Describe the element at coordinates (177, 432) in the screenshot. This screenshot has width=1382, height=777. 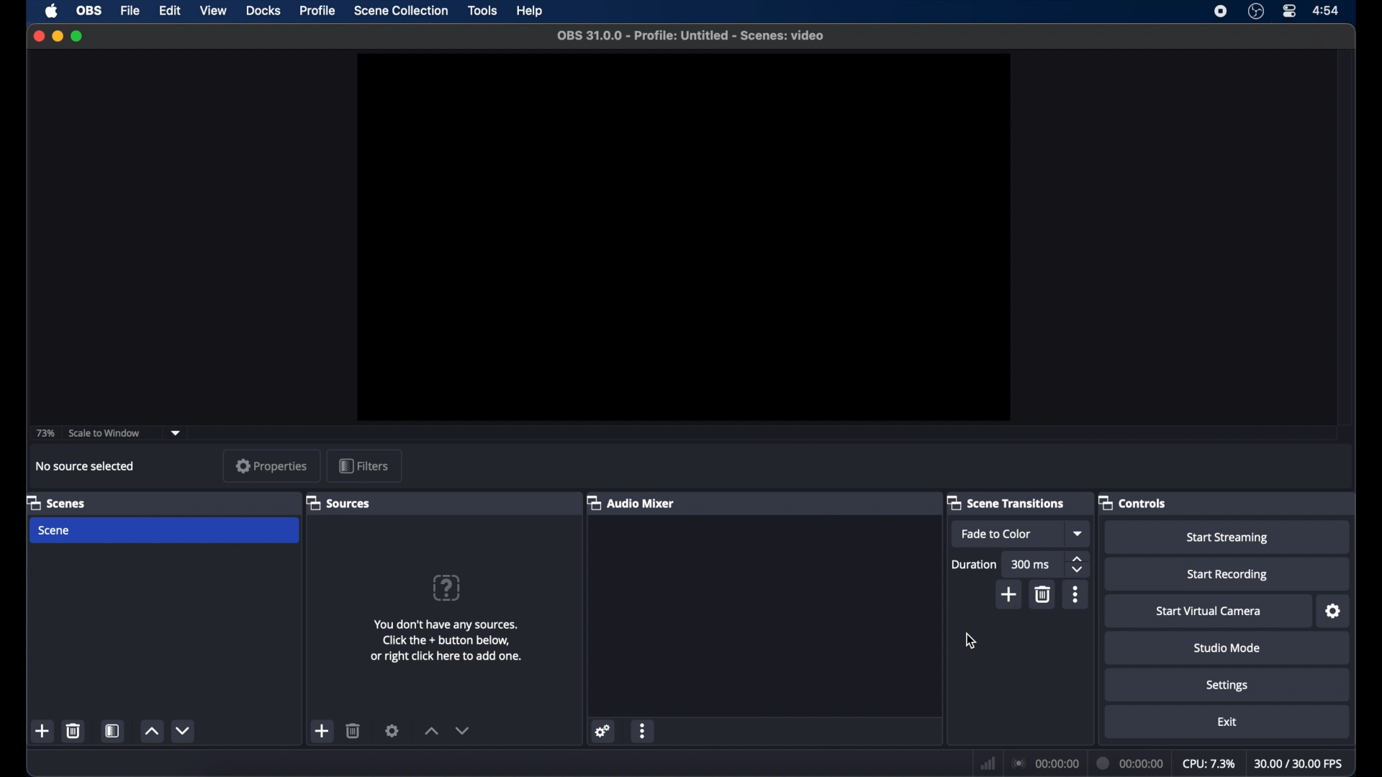
I see `dropdown` at that location.